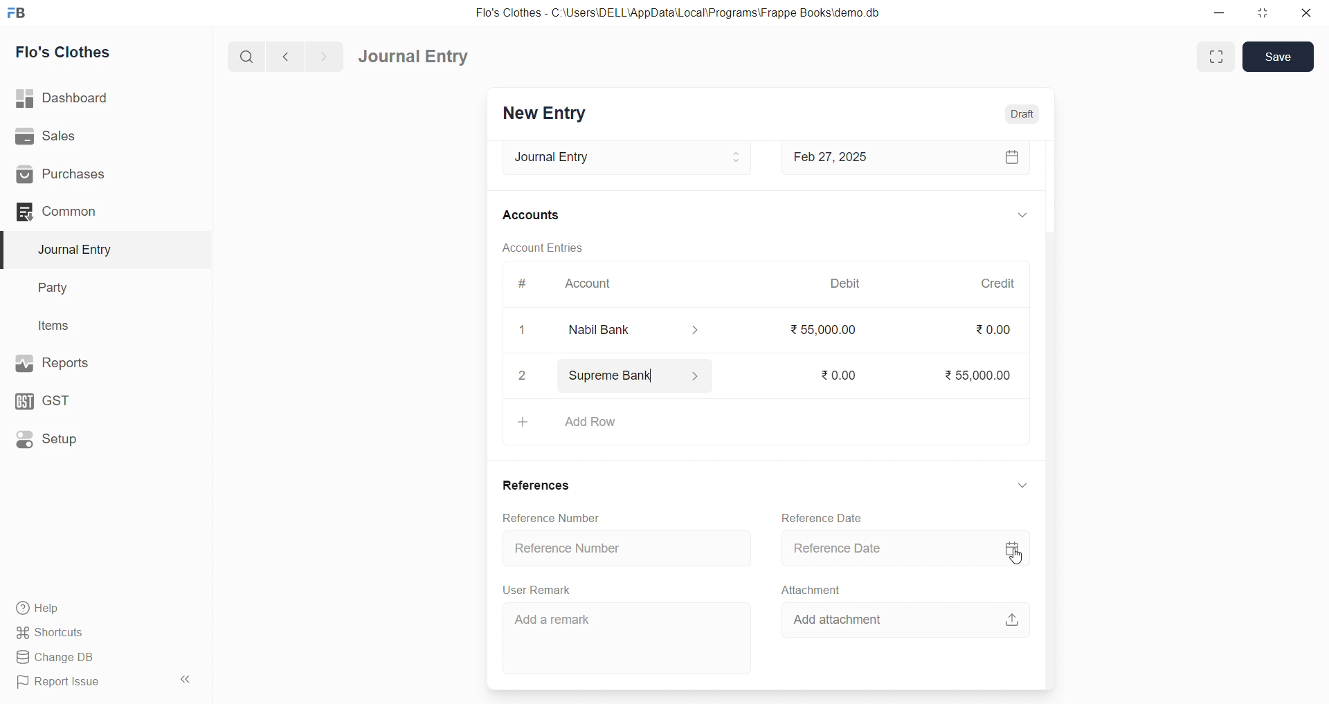 This screenshot has height=704, width=1329. I want to click on EXPAND/COLLAPSE, so click(1023, 485).